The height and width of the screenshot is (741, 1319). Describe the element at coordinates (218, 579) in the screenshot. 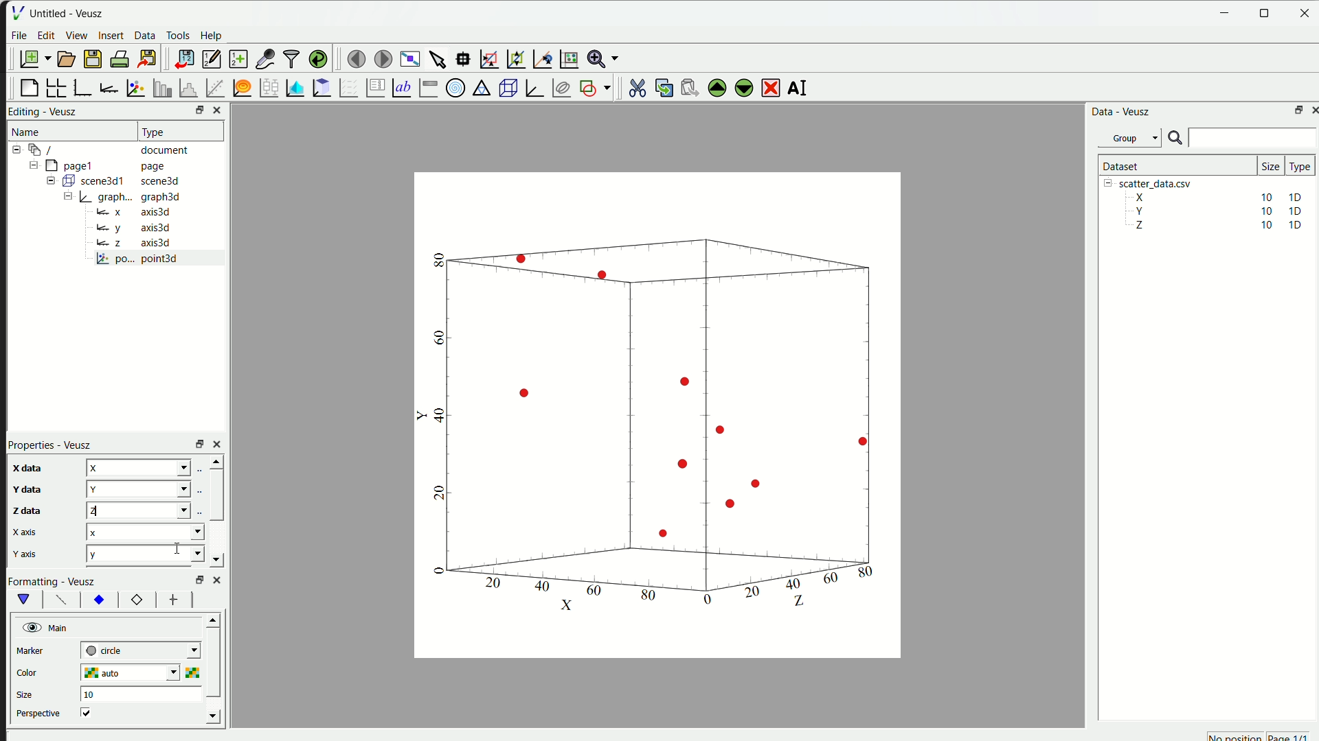

I see `close` at that location.